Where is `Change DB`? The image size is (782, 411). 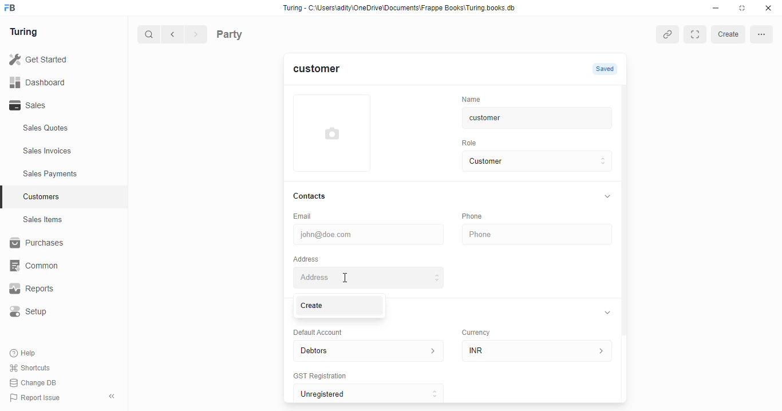
Change DB is located at coordinates (35, 382).